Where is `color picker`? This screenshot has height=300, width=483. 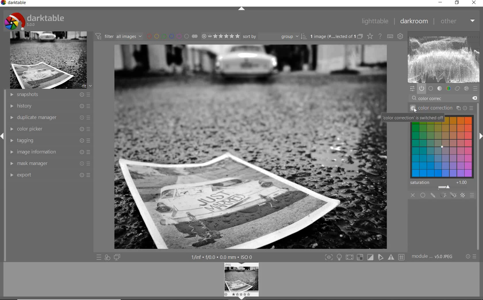
color picker is located at coordinates (51, 129).